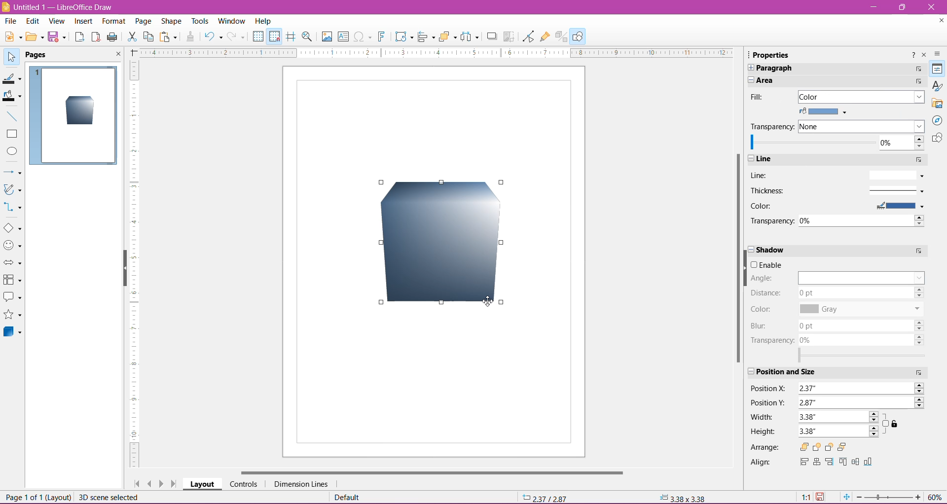 This screenshot has height=504, width=947. Describe the element at coordinates (762, 417) in the screenshot. I see `Width` at that location.